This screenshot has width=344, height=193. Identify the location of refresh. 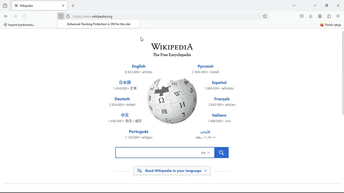
(25, 16).